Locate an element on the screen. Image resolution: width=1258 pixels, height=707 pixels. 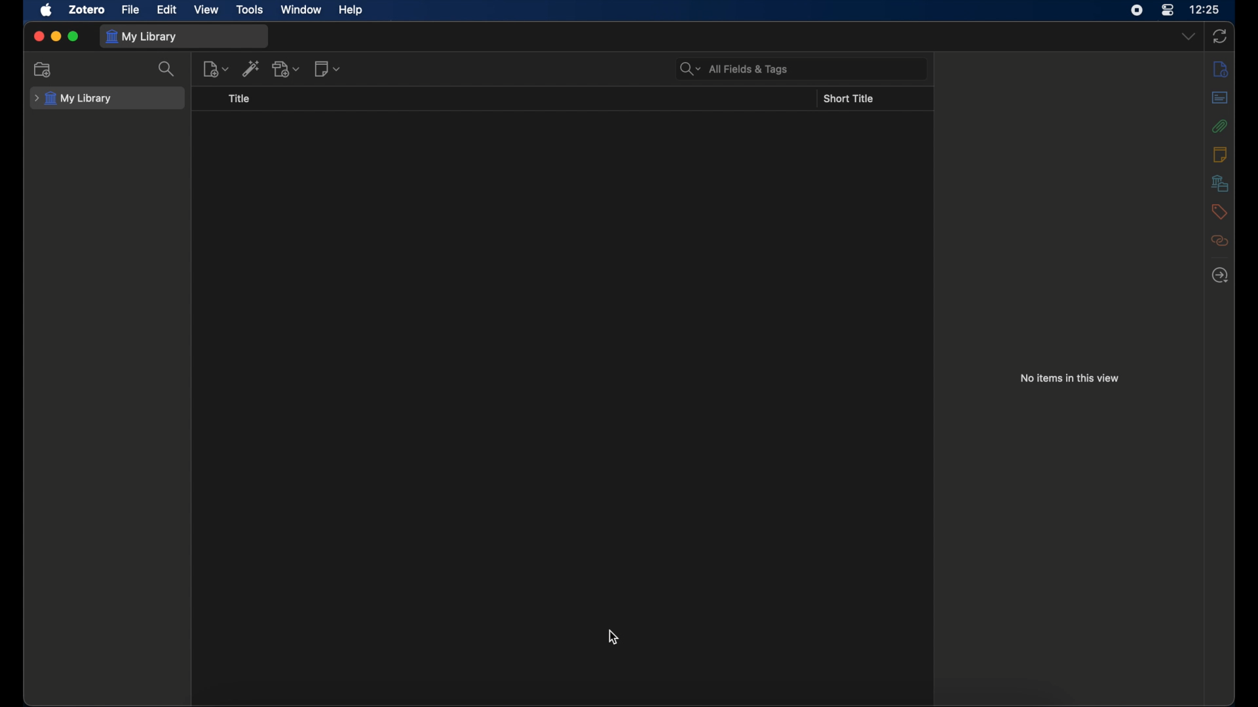
new item is located at coordinates (216, 69).